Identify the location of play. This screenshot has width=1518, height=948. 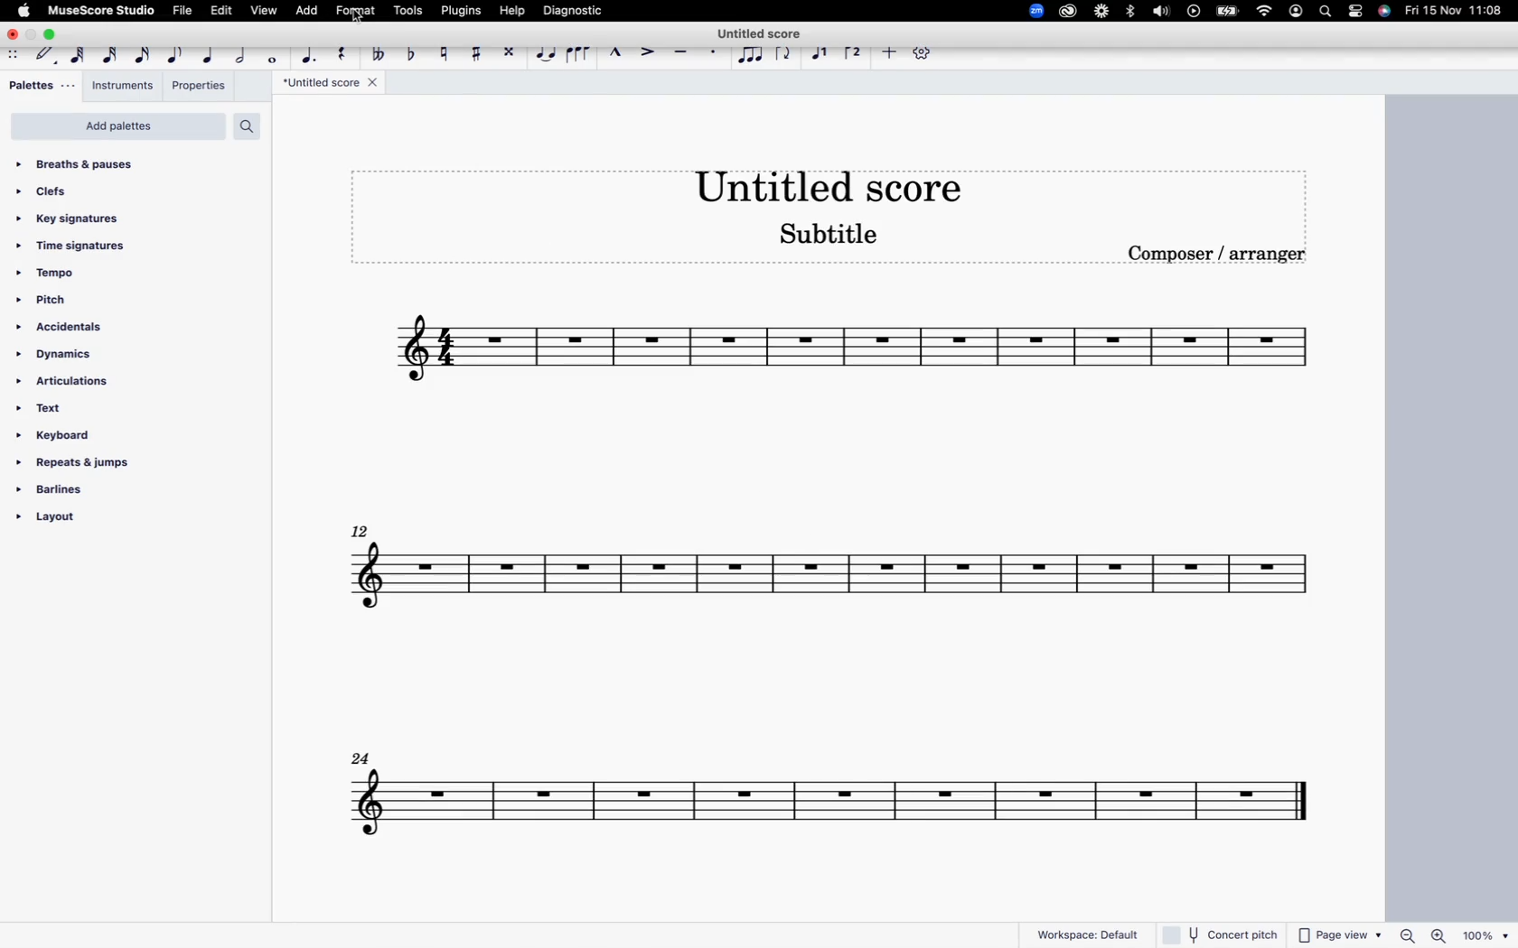
(1194, 12).